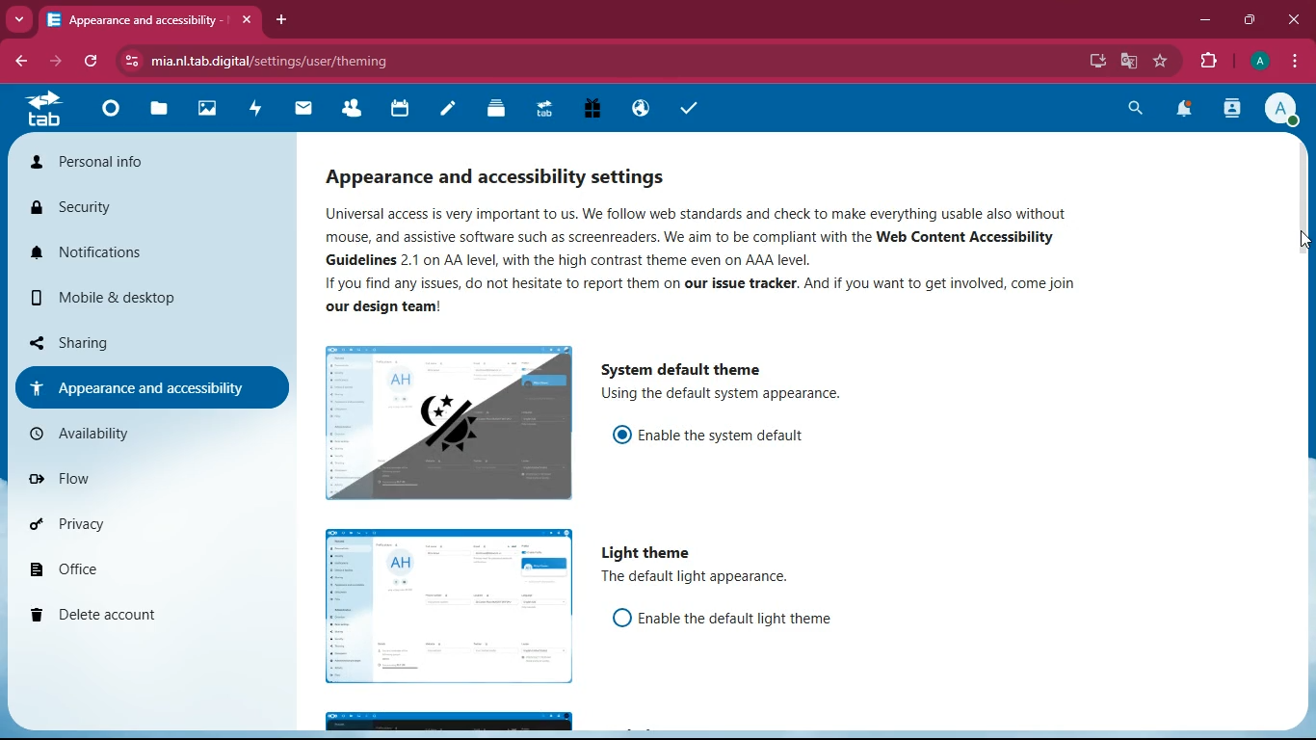 This screenshot has width=1316, height=740. Describe the element at coordinates (1161, 62) in the screenshot. I see `favourite` at that location.